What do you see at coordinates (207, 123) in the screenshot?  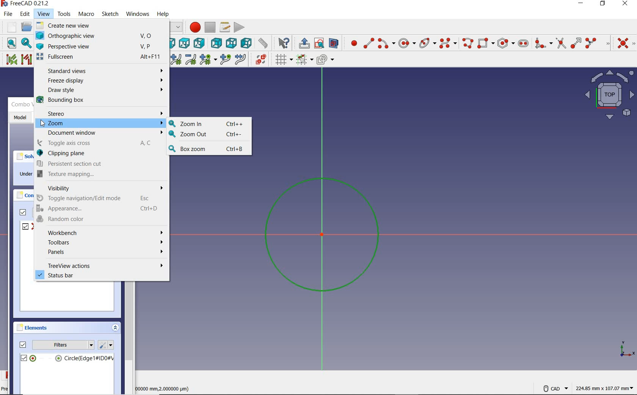 I see `Zoom In` at bounding box center [207, 123].